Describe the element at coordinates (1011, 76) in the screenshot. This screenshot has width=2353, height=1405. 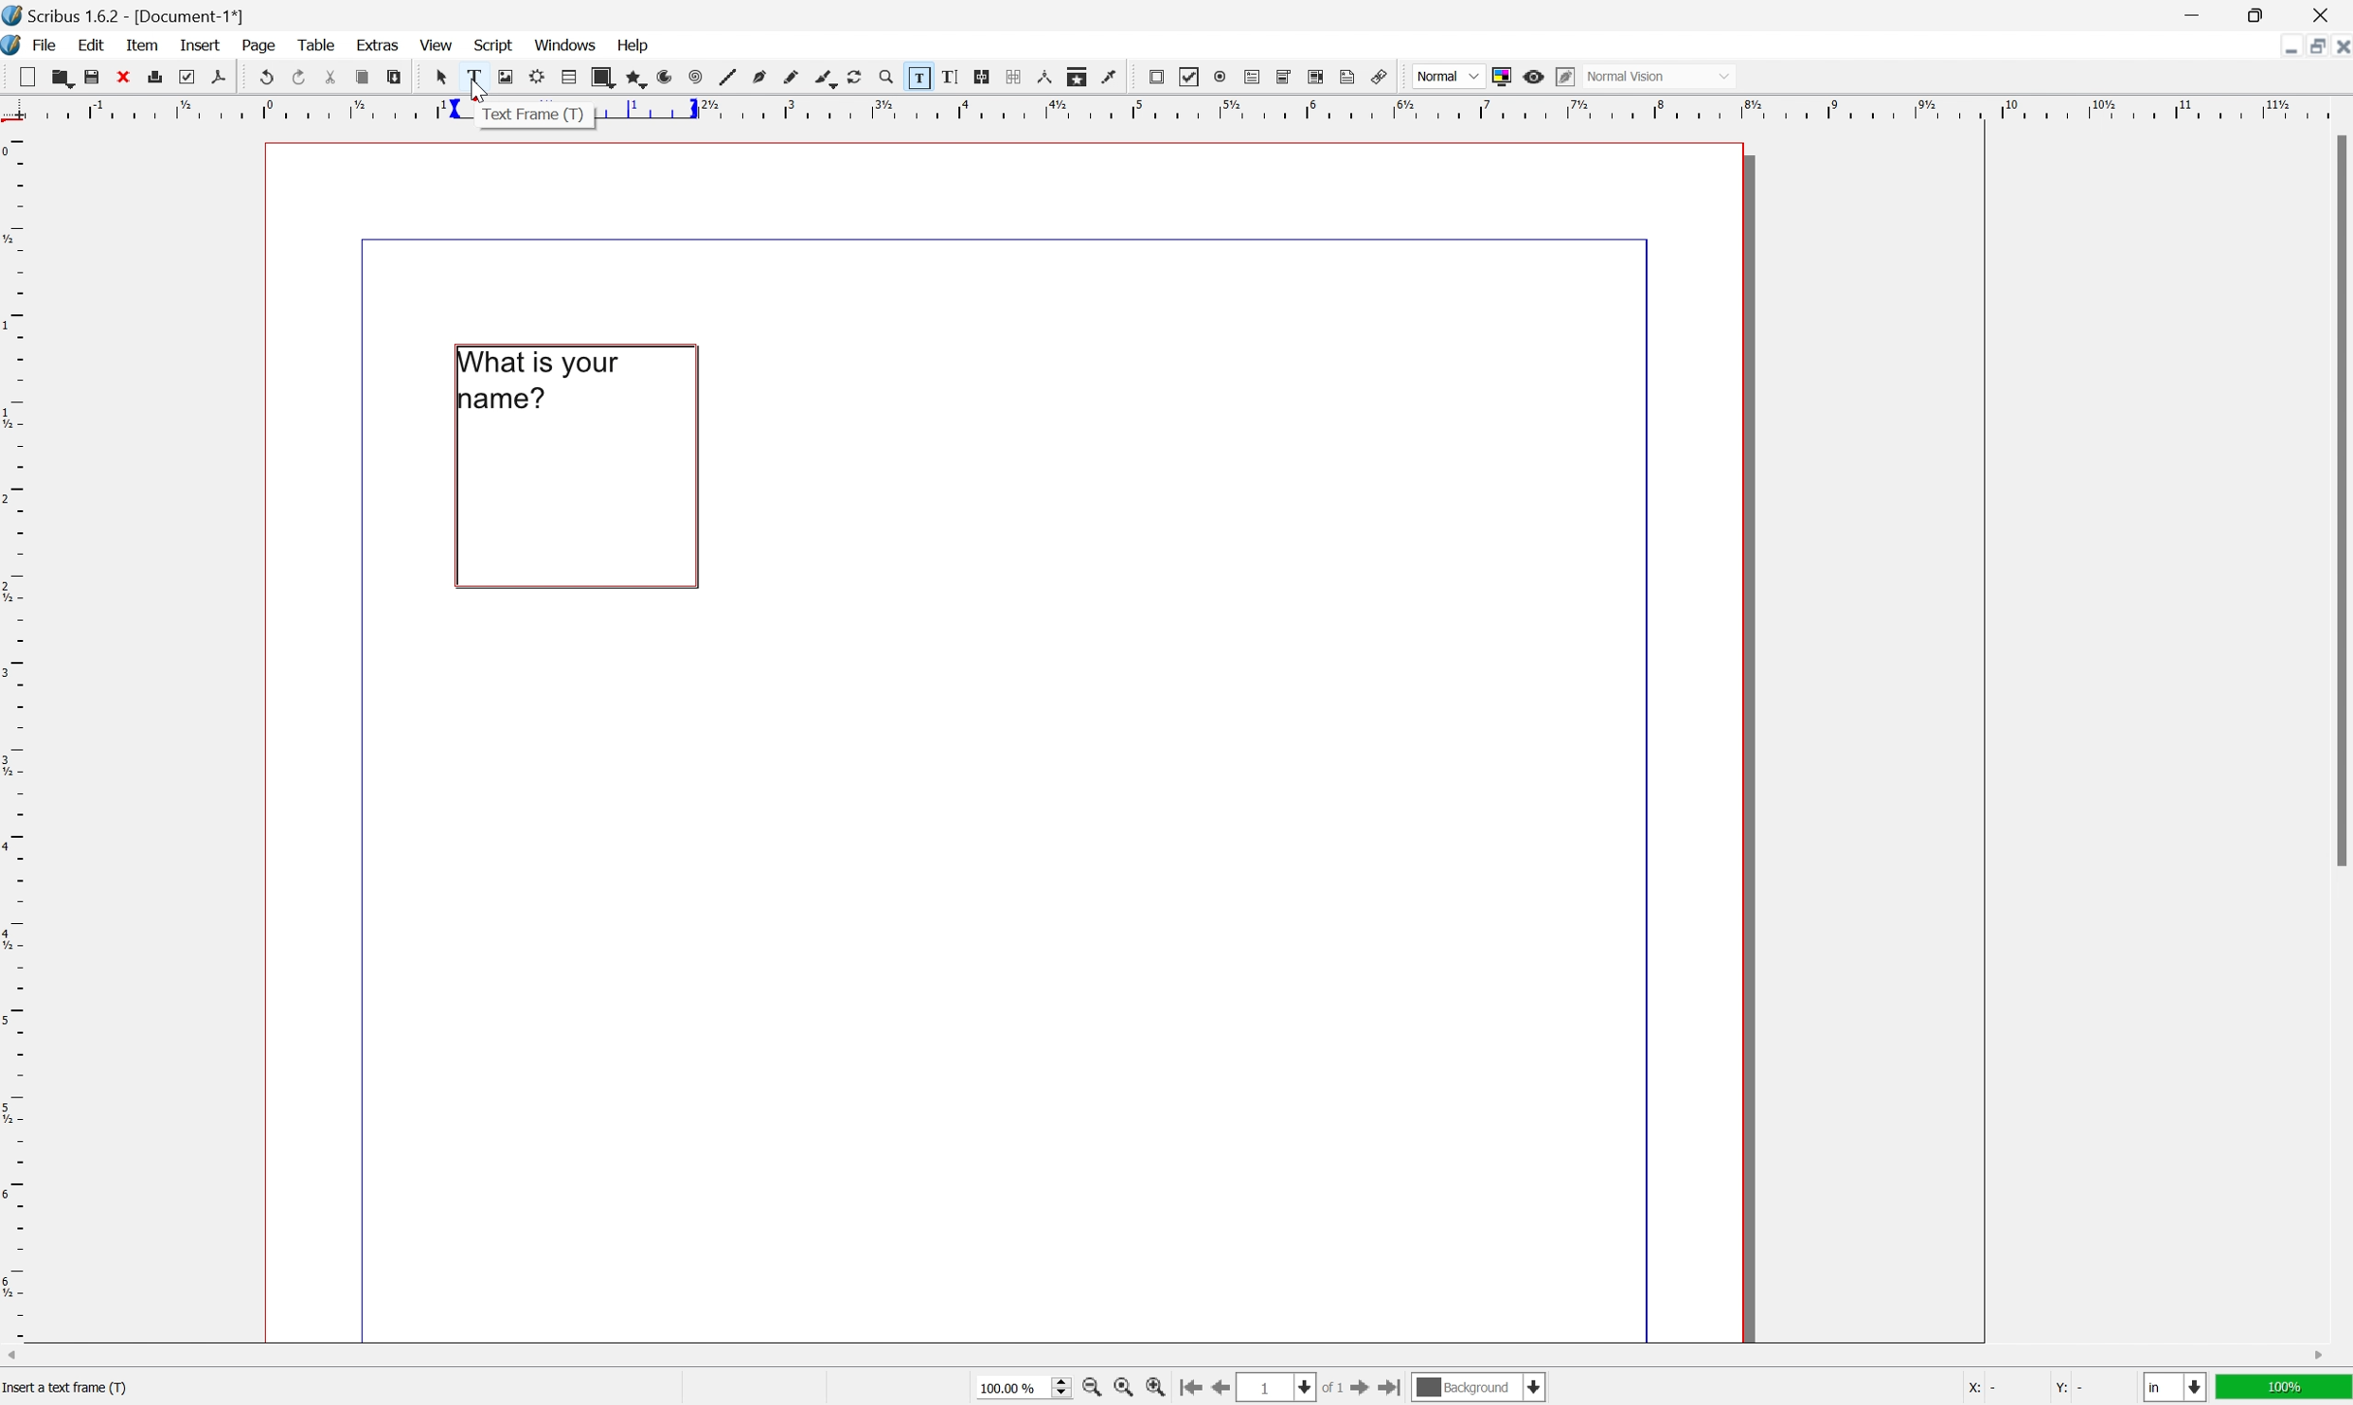
I see `unlink text frames` at that location.